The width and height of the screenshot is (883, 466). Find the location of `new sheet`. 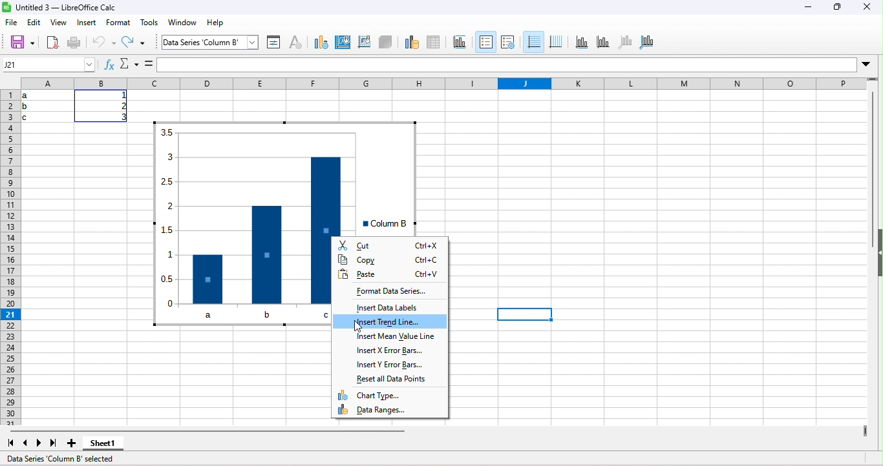

new sheet is located at coordinates (76, 445).